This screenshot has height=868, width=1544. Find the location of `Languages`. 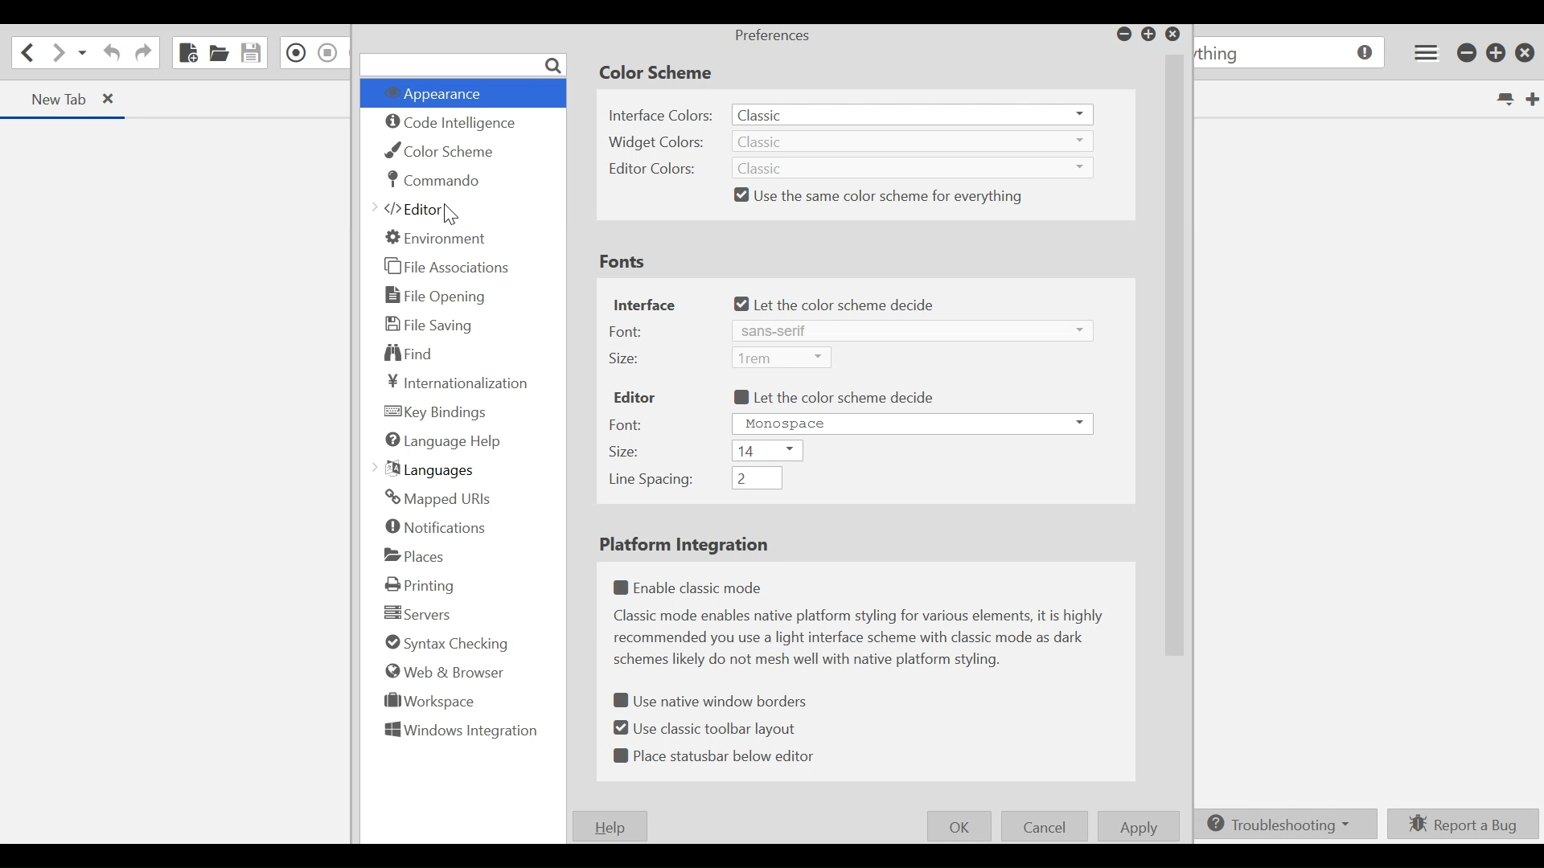

Languages is located at coordinates (426, 470).